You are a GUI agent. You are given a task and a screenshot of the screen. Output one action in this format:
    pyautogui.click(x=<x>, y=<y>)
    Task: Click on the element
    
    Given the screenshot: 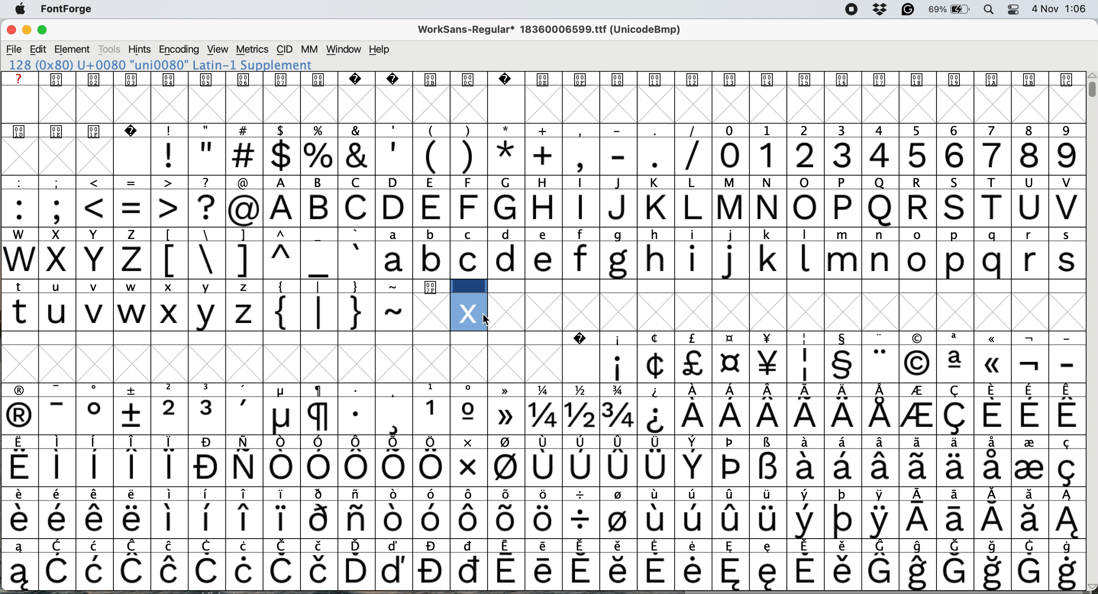 What is the action you would take?
    pyautogui.click(x=74, y=50)
    